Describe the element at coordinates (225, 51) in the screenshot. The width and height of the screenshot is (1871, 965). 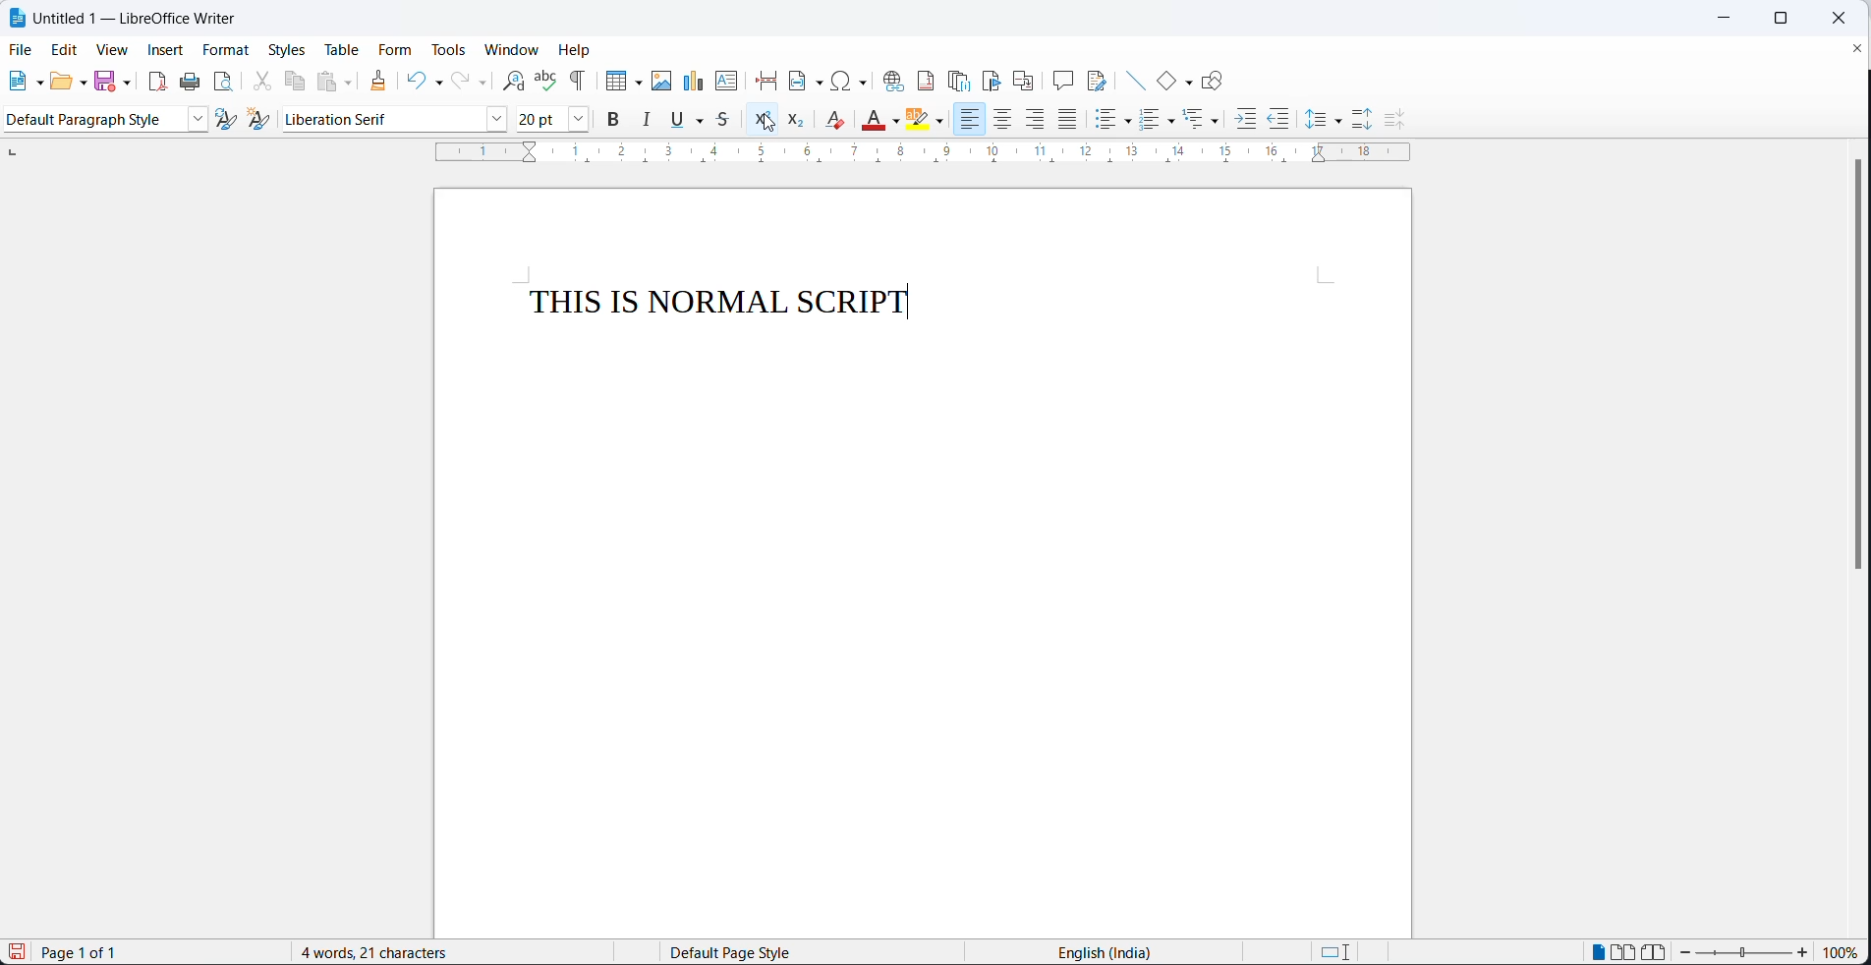
I see `format` at that location.